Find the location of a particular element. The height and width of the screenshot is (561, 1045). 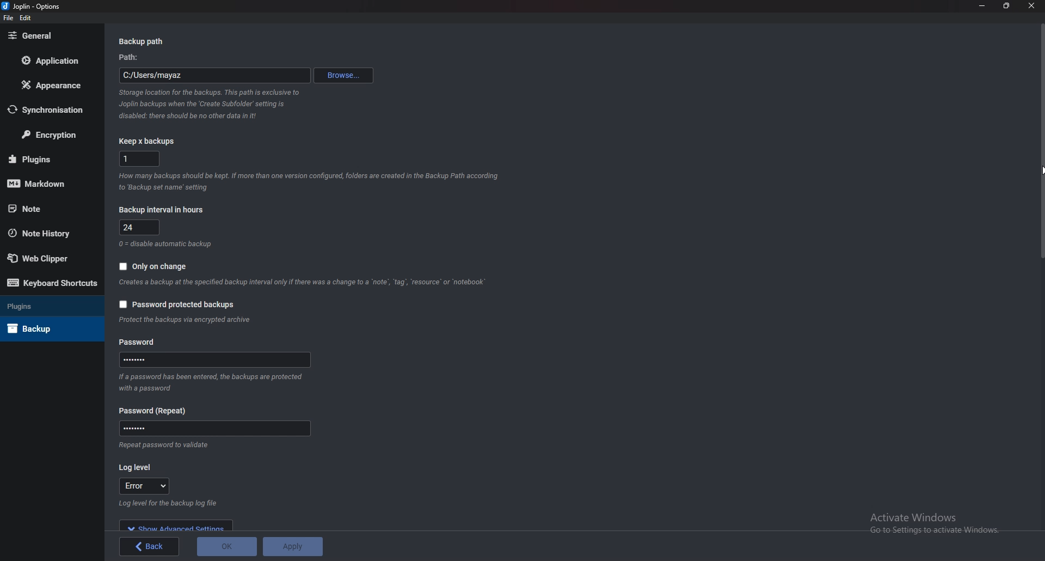

o K is located at coordinates (227, 547).